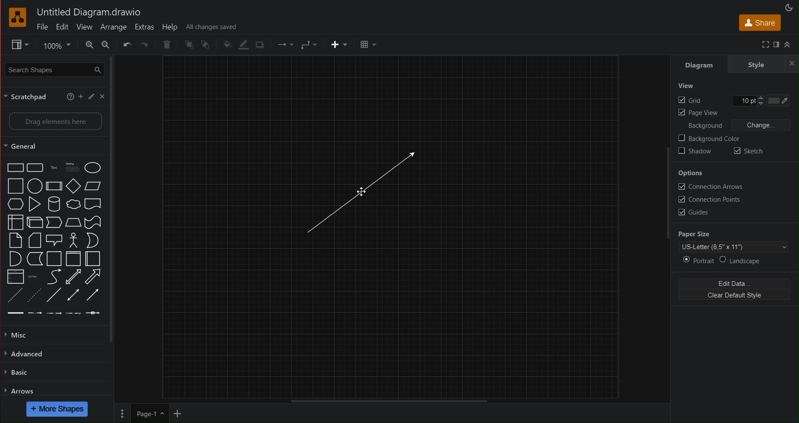 The image size is (799, 423). I want to click on Edit, so click(62, 27).